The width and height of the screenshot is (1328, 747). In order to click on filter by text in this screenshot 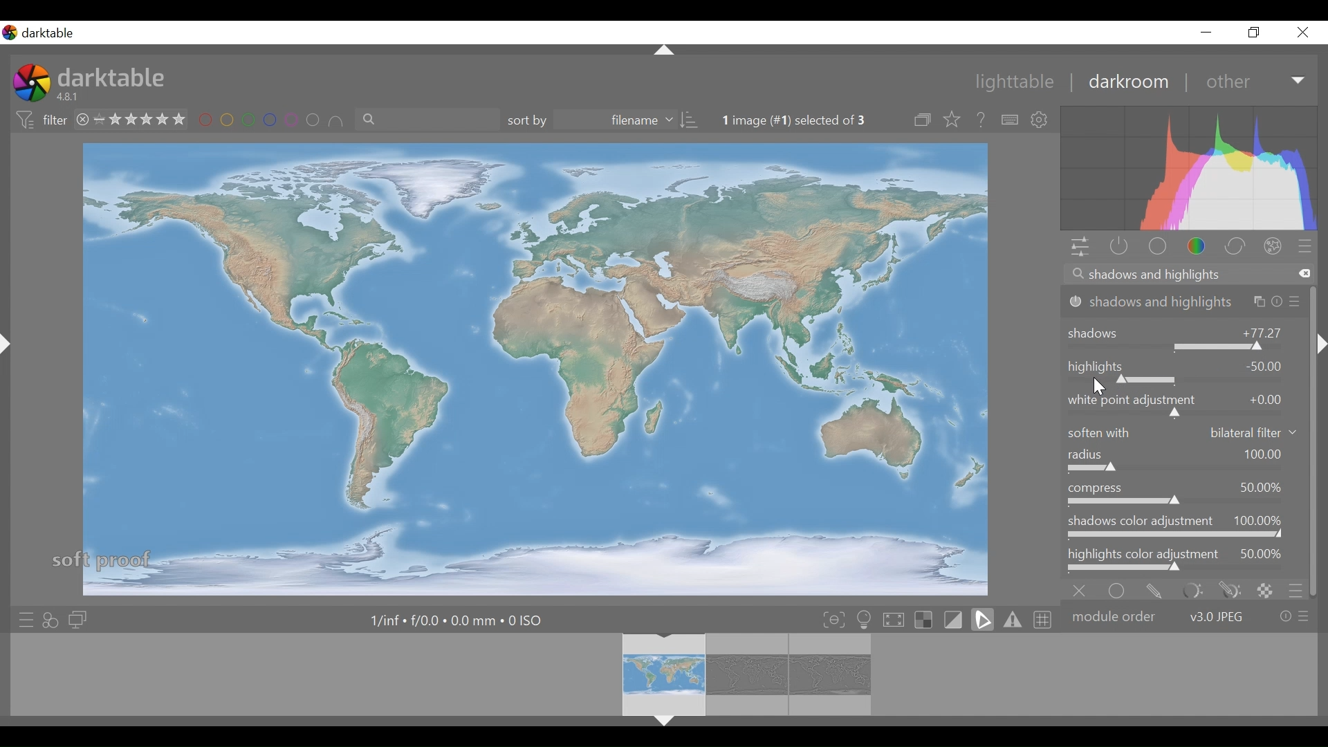, I will do `click(427, 122)`.